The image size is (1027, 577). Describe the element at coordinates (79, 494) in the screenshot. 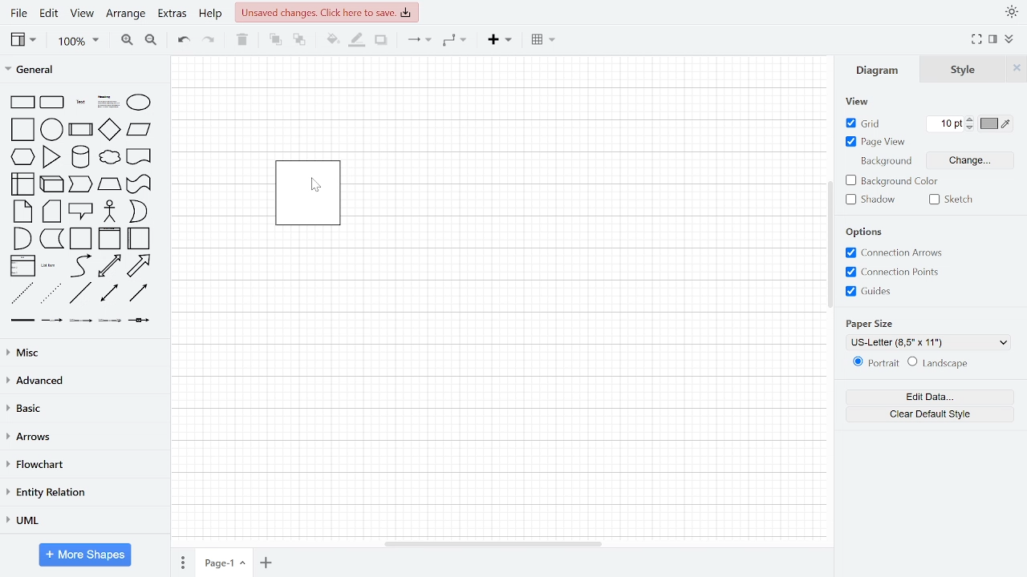

I see `entity relation` at that location.